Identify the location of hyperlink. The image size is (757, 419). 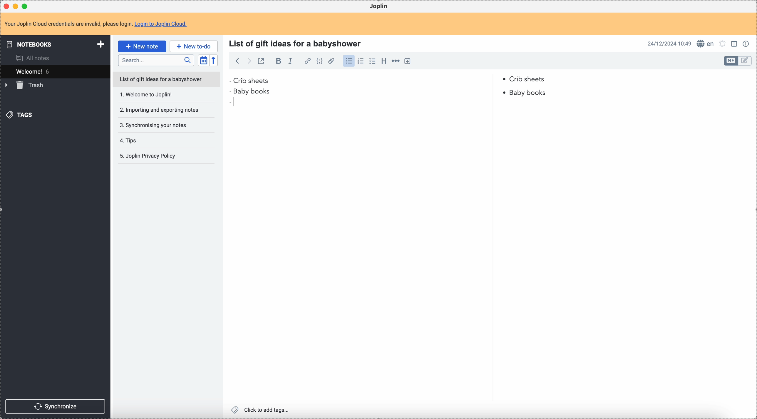
(308, 61).